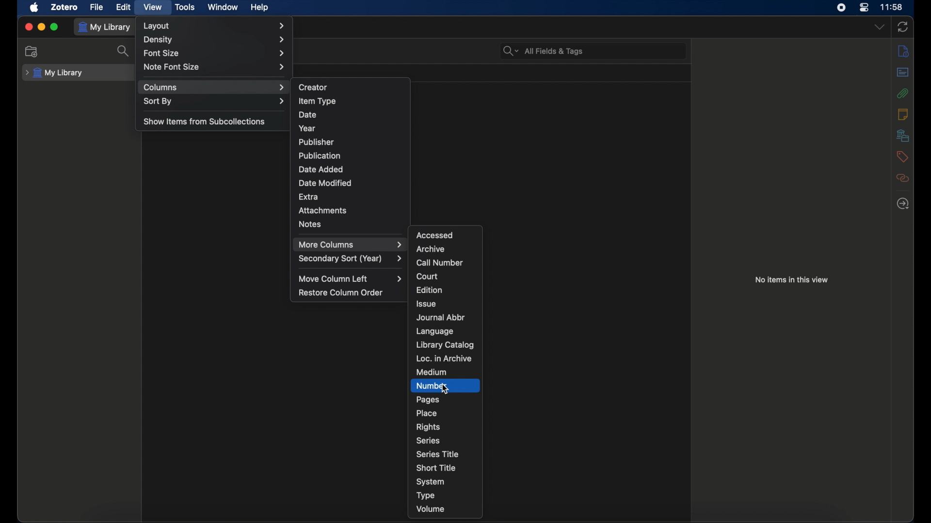 The image size is (931, 523). What do you see at coordinates (54, 27) in the screenshot?
I see `maximize` at bounding box center [54, 27].